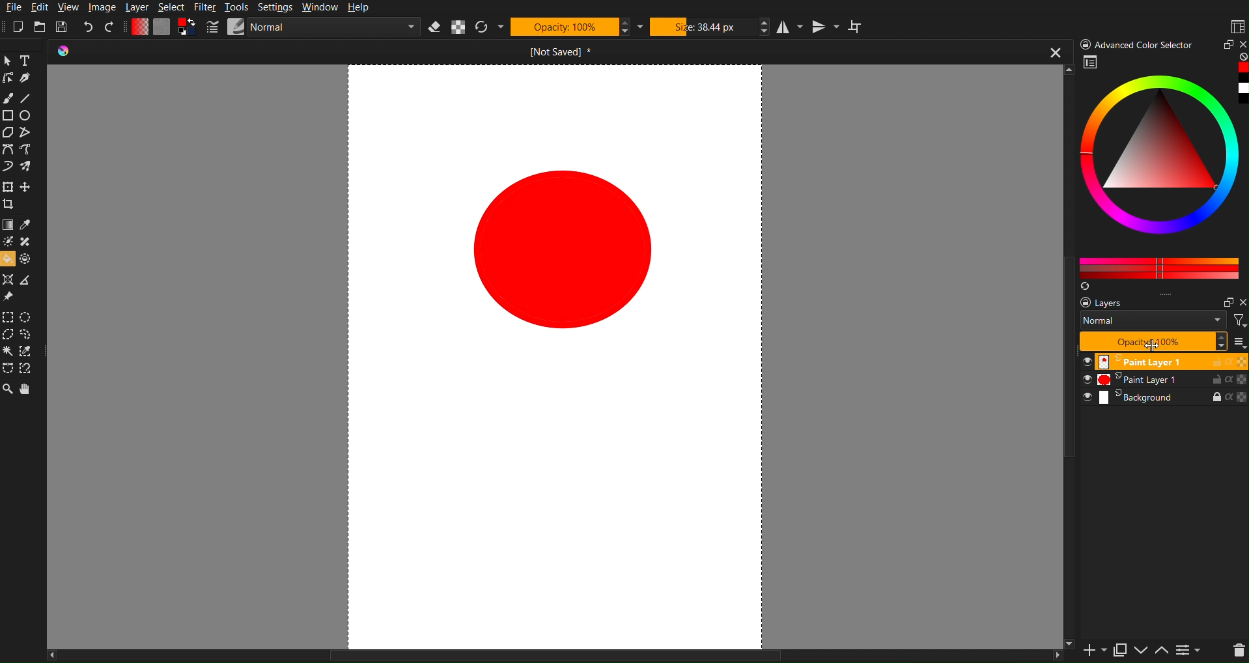 This screenshot has height=663, width=1249. Describe the element at coordinates (29, 282) in the screenshot. I see `Measure` at that location.